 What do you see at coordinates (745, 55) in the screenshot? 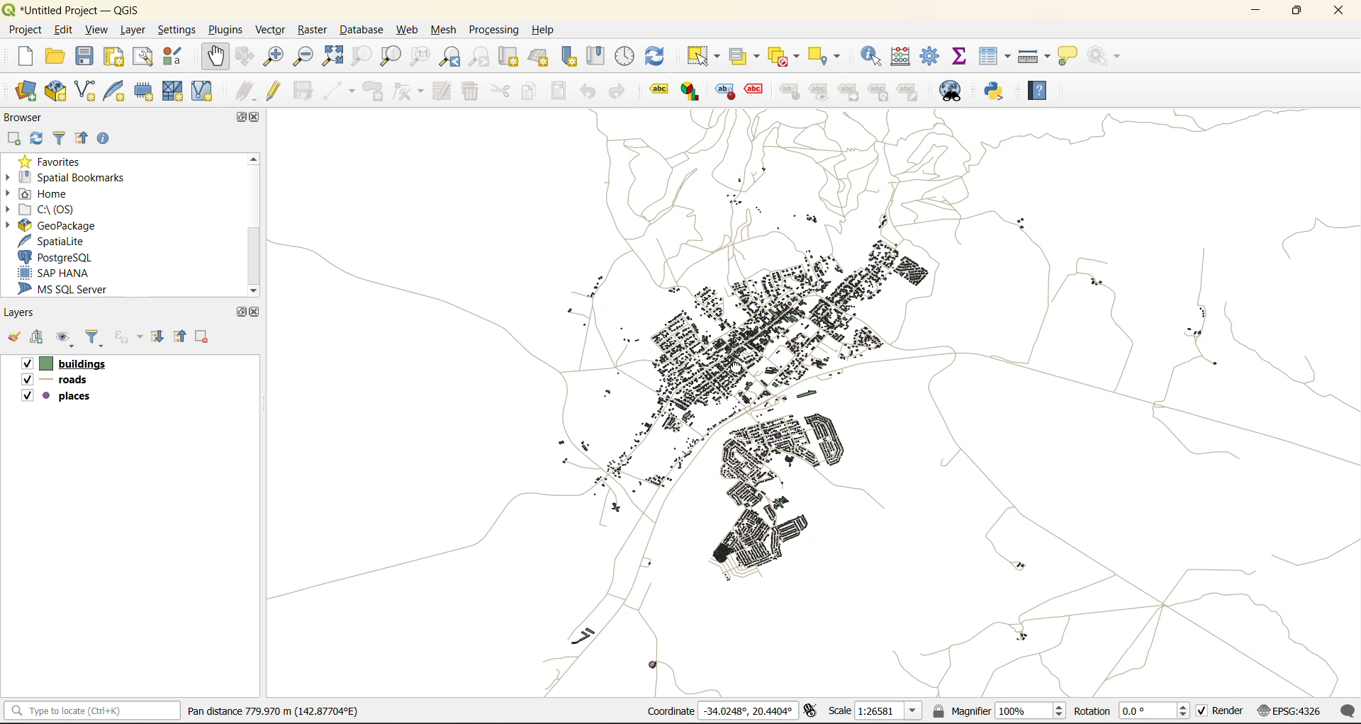
I see `select value` at bounding box center [745, 55].